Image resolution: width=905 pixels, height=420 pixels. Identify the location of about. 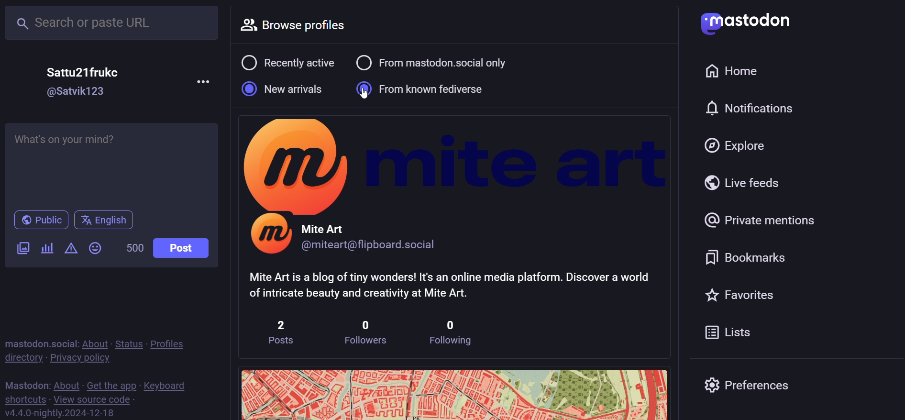
(66, 385).